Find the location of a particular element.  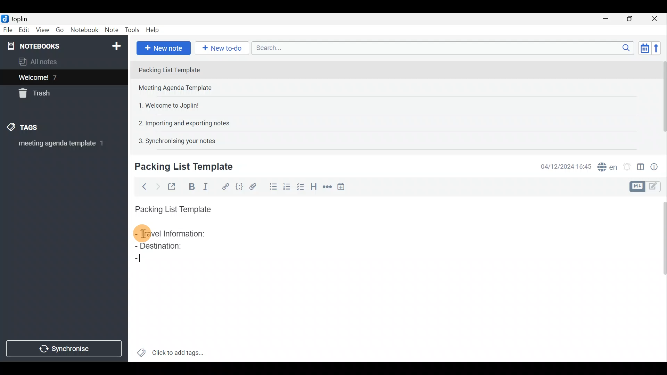

Welcome is located at coordinates (53, 77).